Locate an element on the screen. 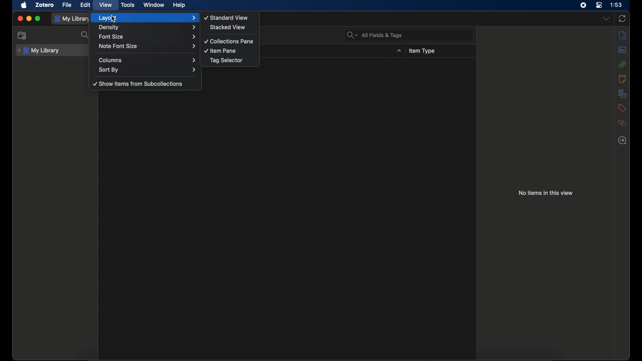 The height and width of the screenshot is (361, 642). font size is located at coordinates (147, 36).